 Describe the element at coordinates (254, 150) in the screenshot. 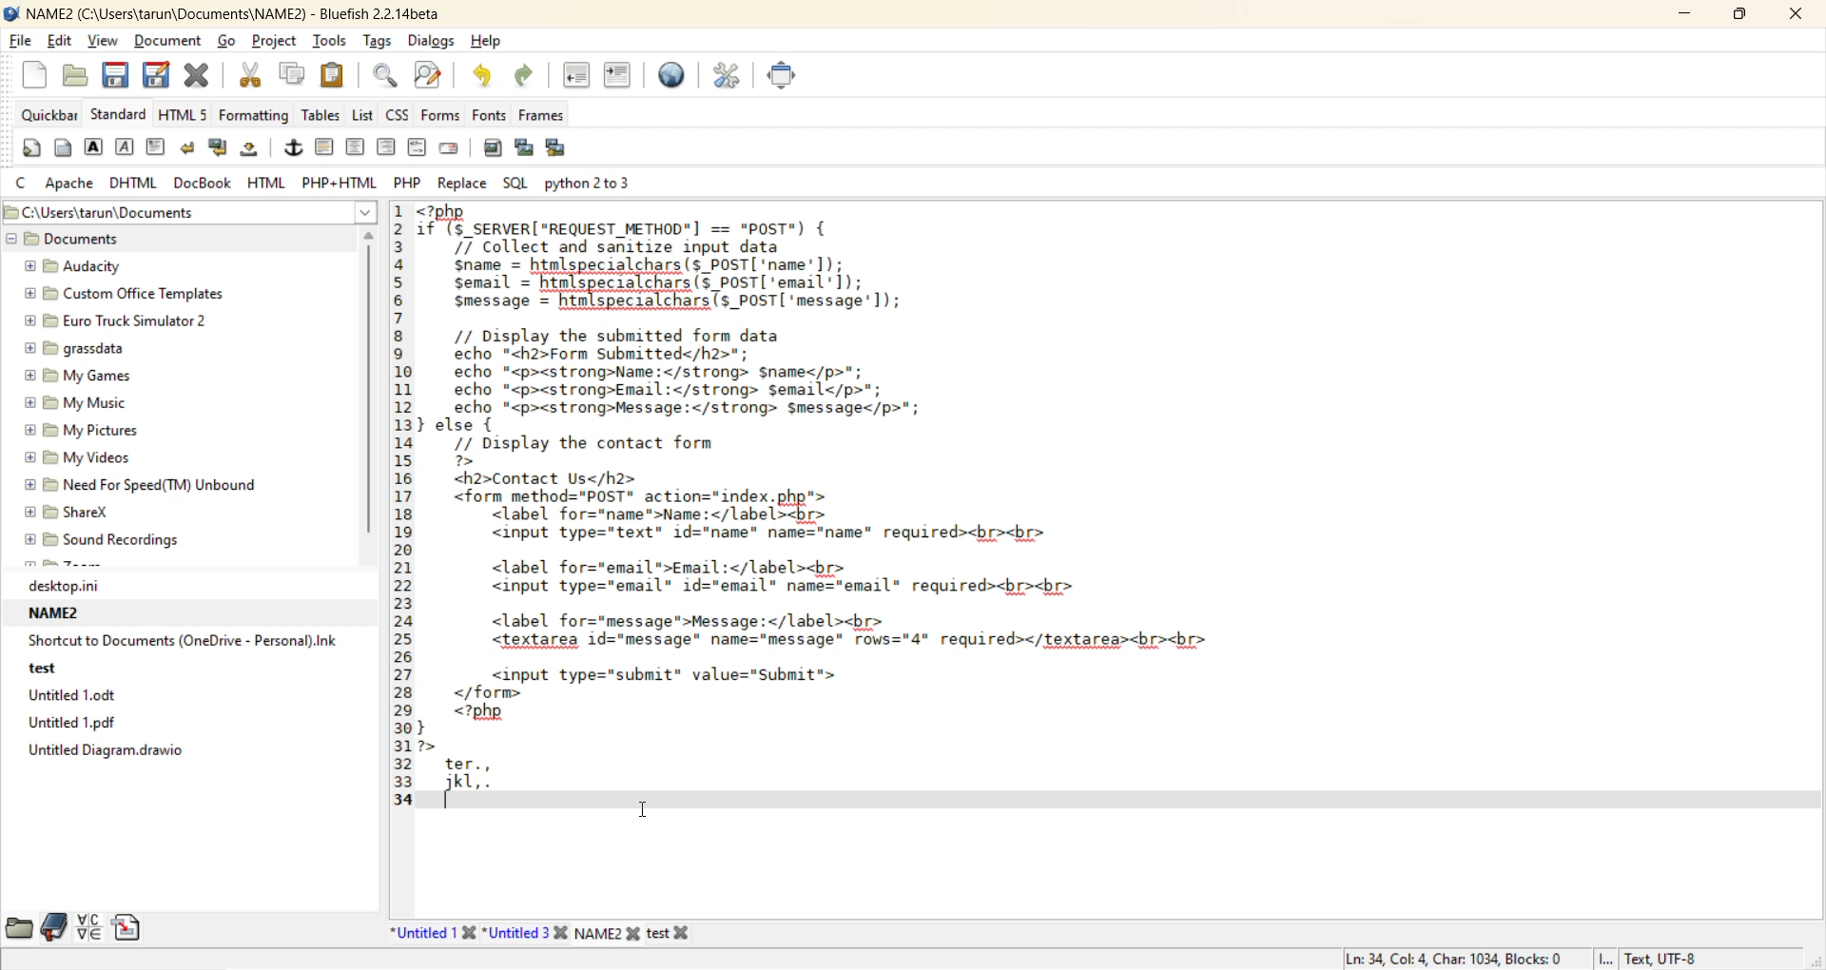

I see `non breaking space` at that location.